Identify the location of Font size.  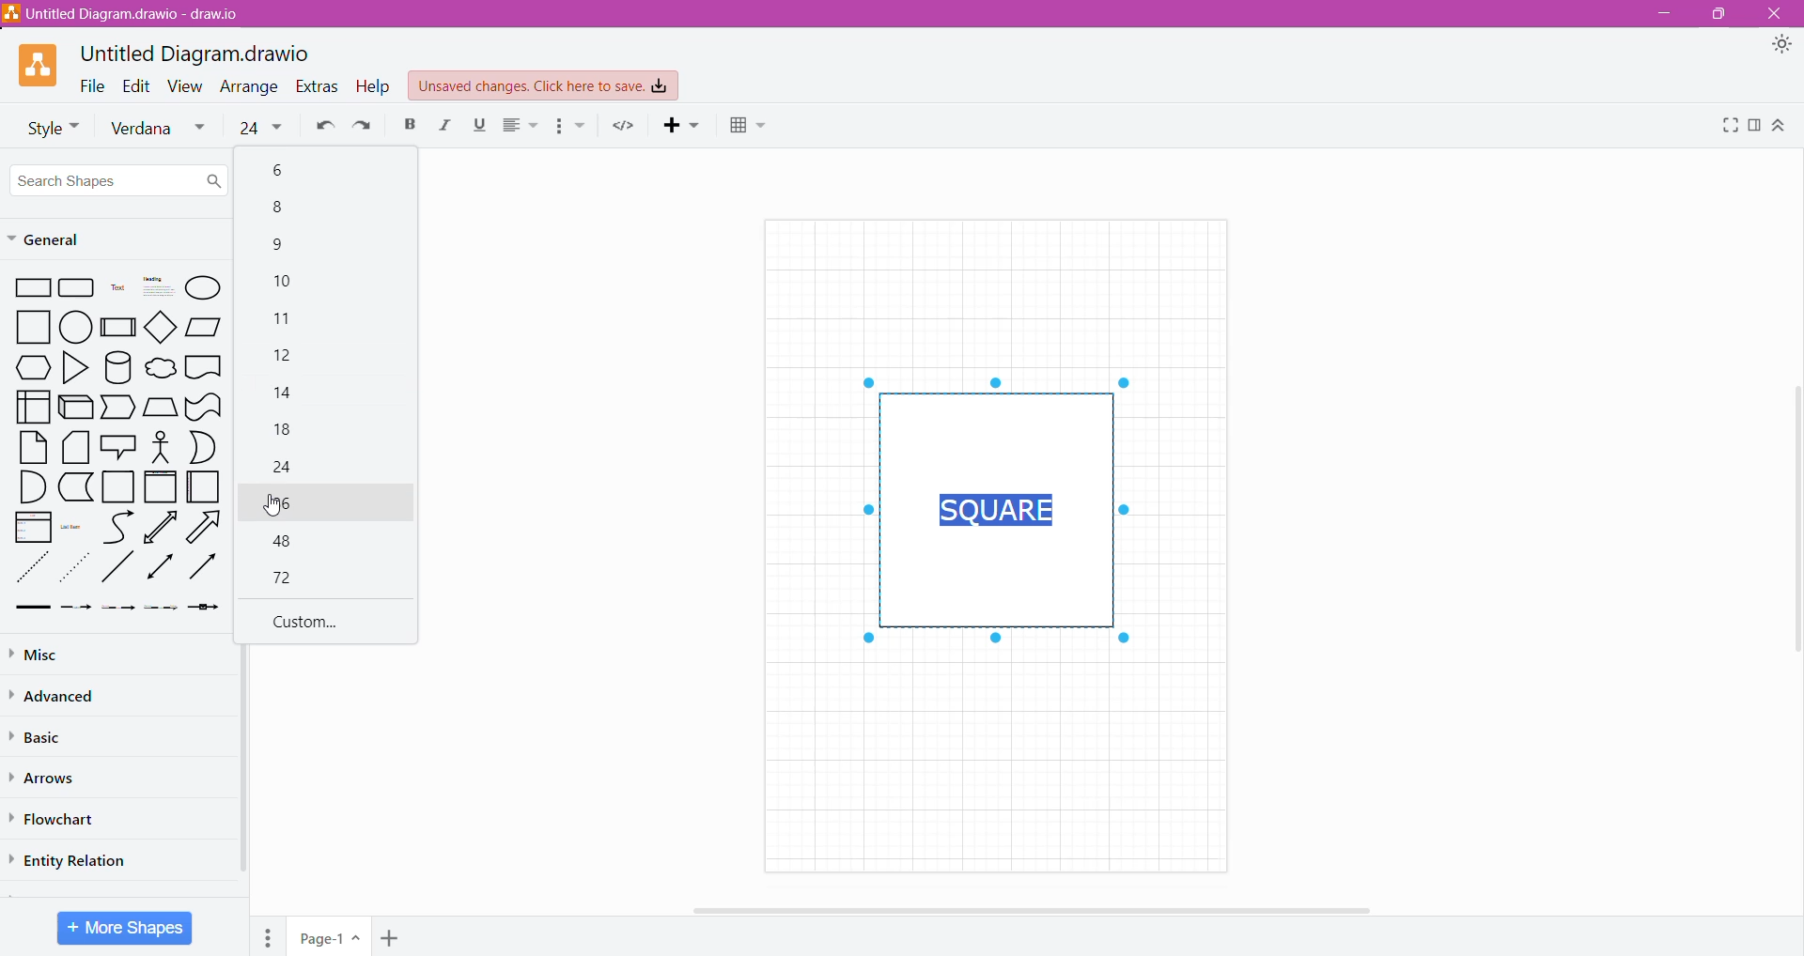
(260, 126).